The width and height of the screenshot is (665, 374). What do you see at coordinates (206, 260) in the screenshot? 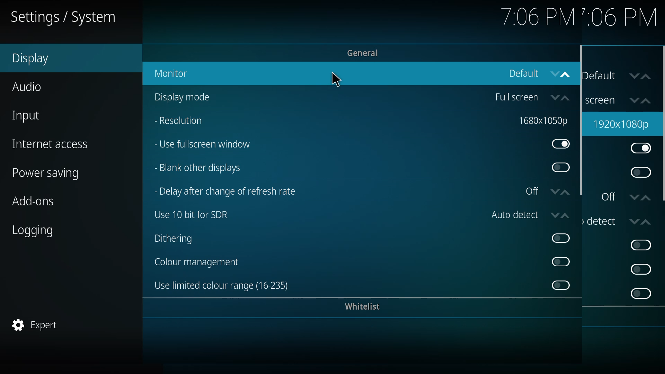
I see `color management` at bounding box center [206, 260].